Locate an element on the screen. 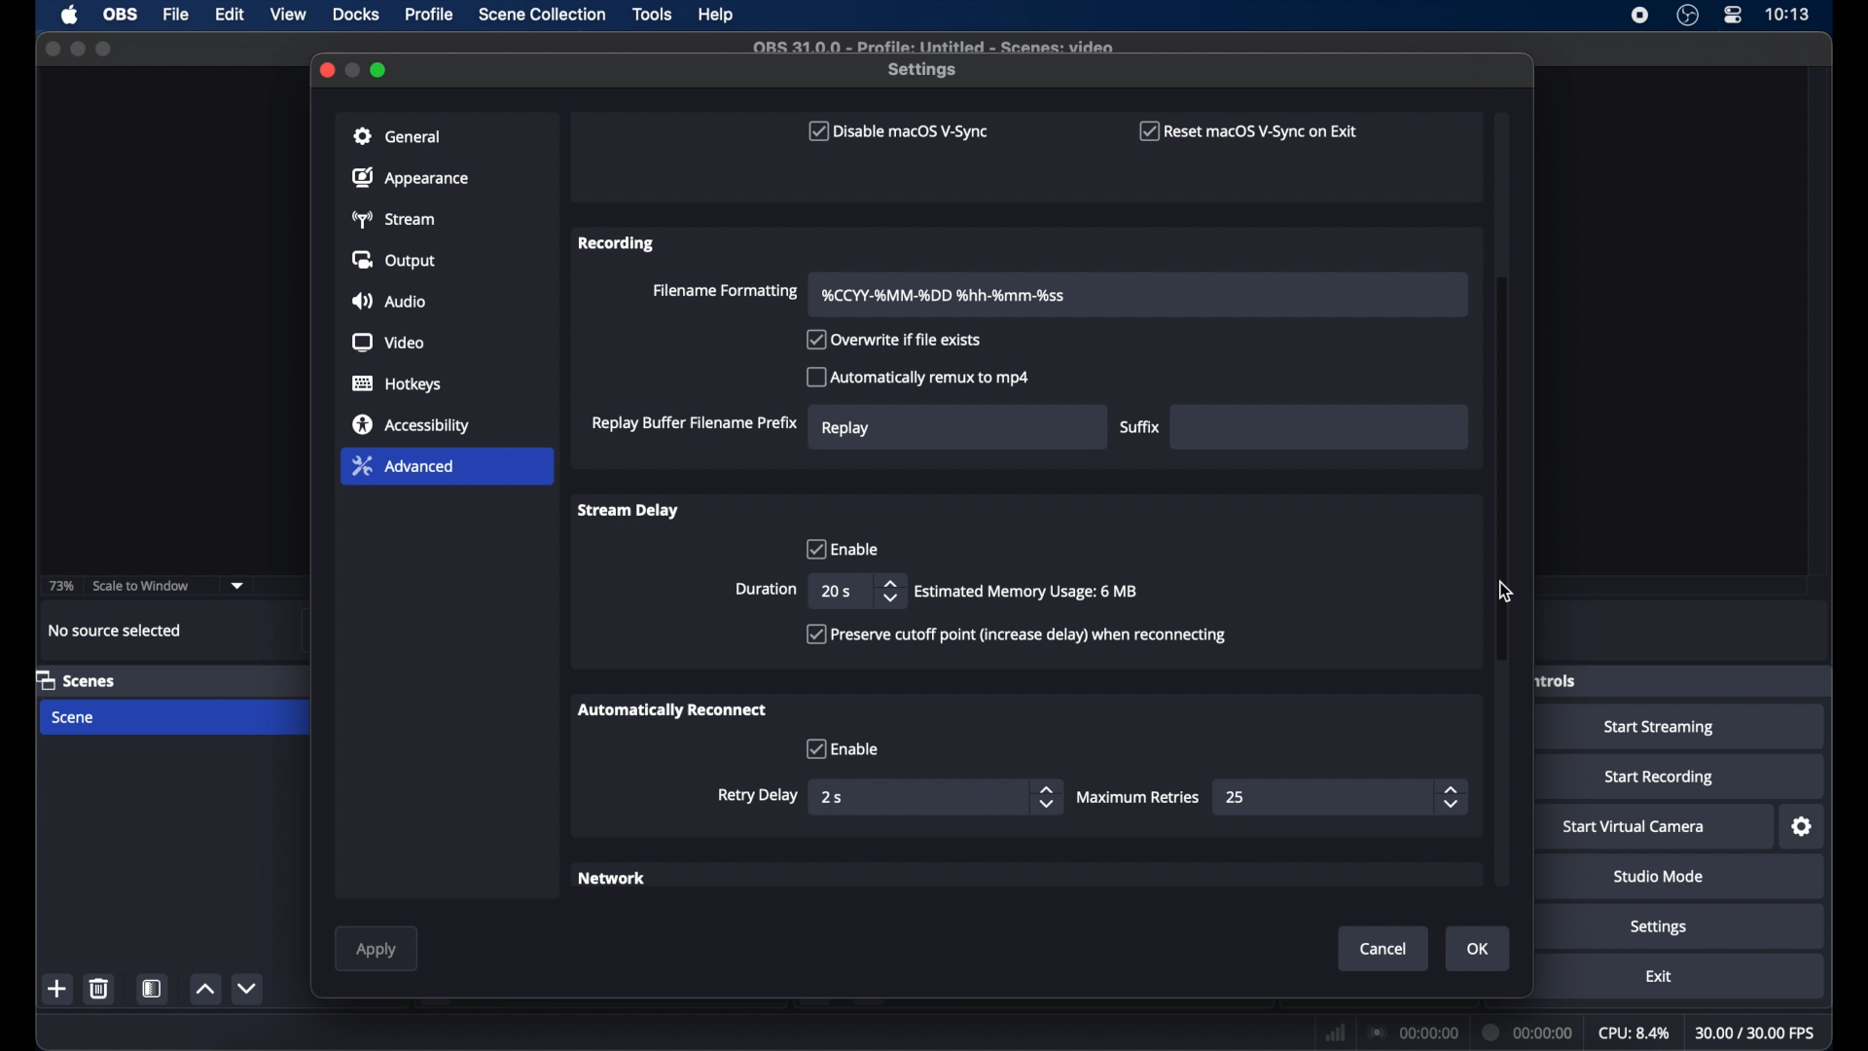 Image resolution: width=1868 pixels, height=1051 pixels. stream is located at coordinates (393, 219).